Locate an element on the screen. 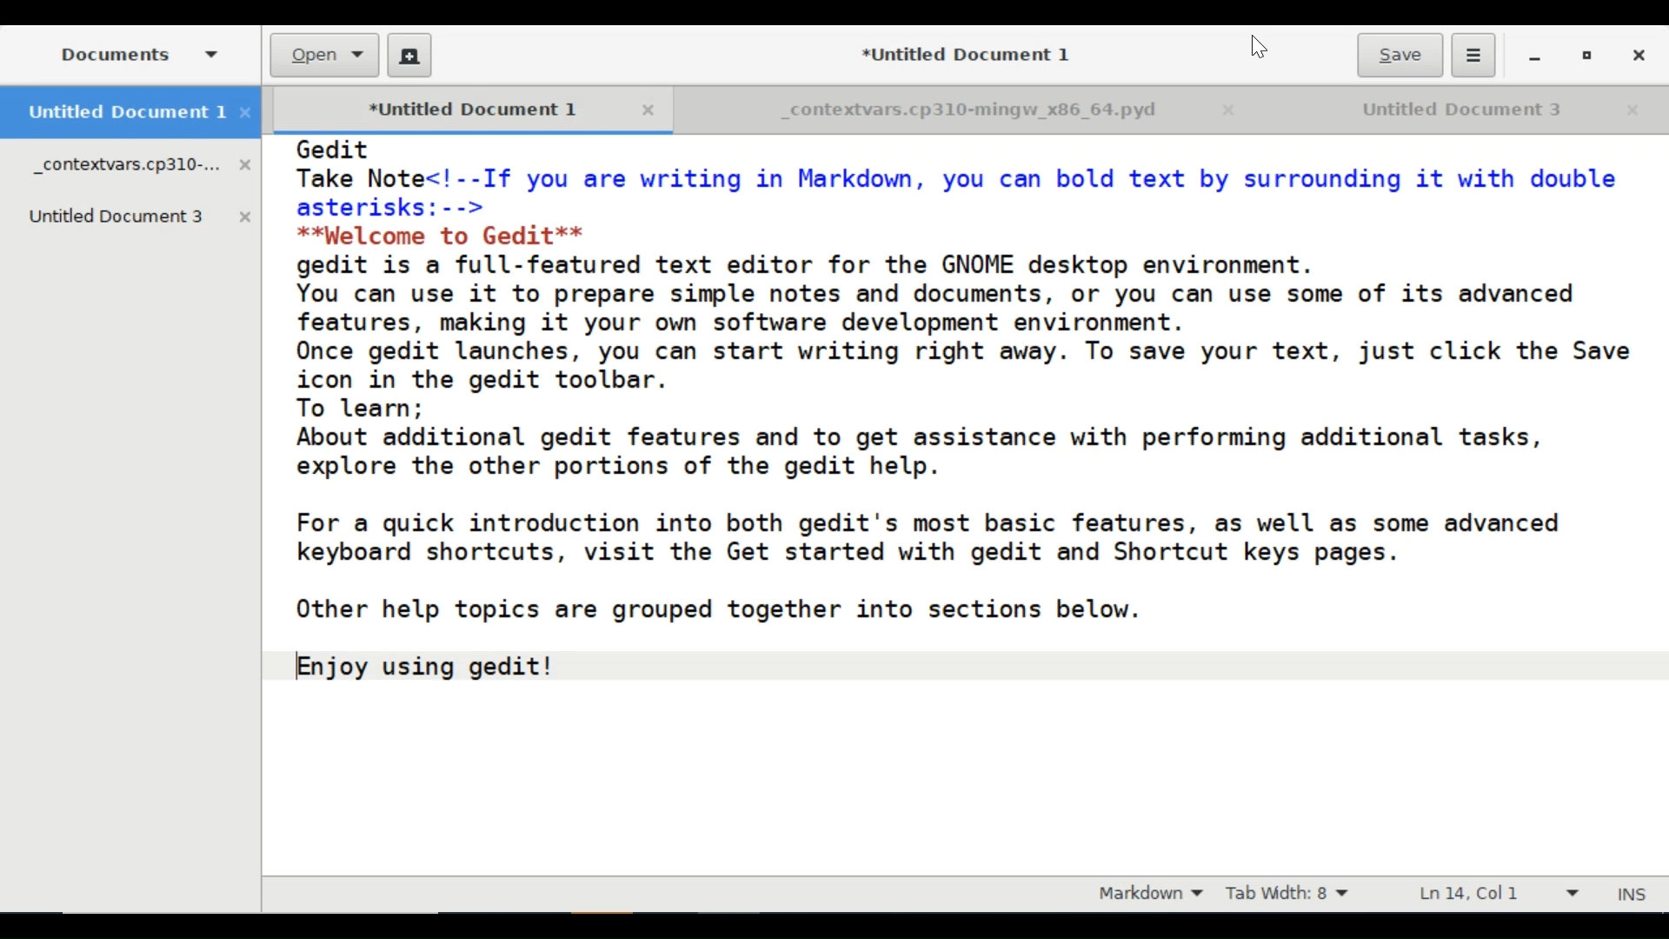  Line & Column Preference  is located at coordinates (1505, 893).